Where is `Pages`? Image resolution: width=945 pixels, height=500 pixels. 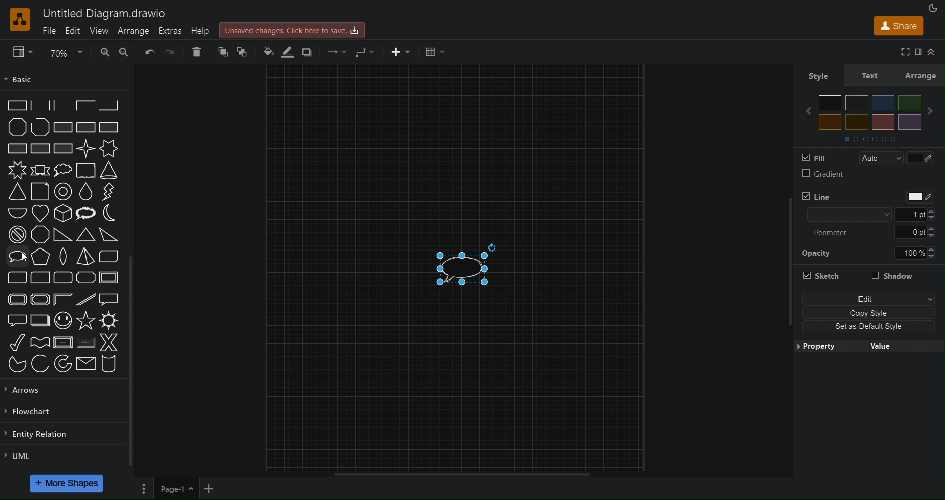
Pages is located at coordinates (146, 488).